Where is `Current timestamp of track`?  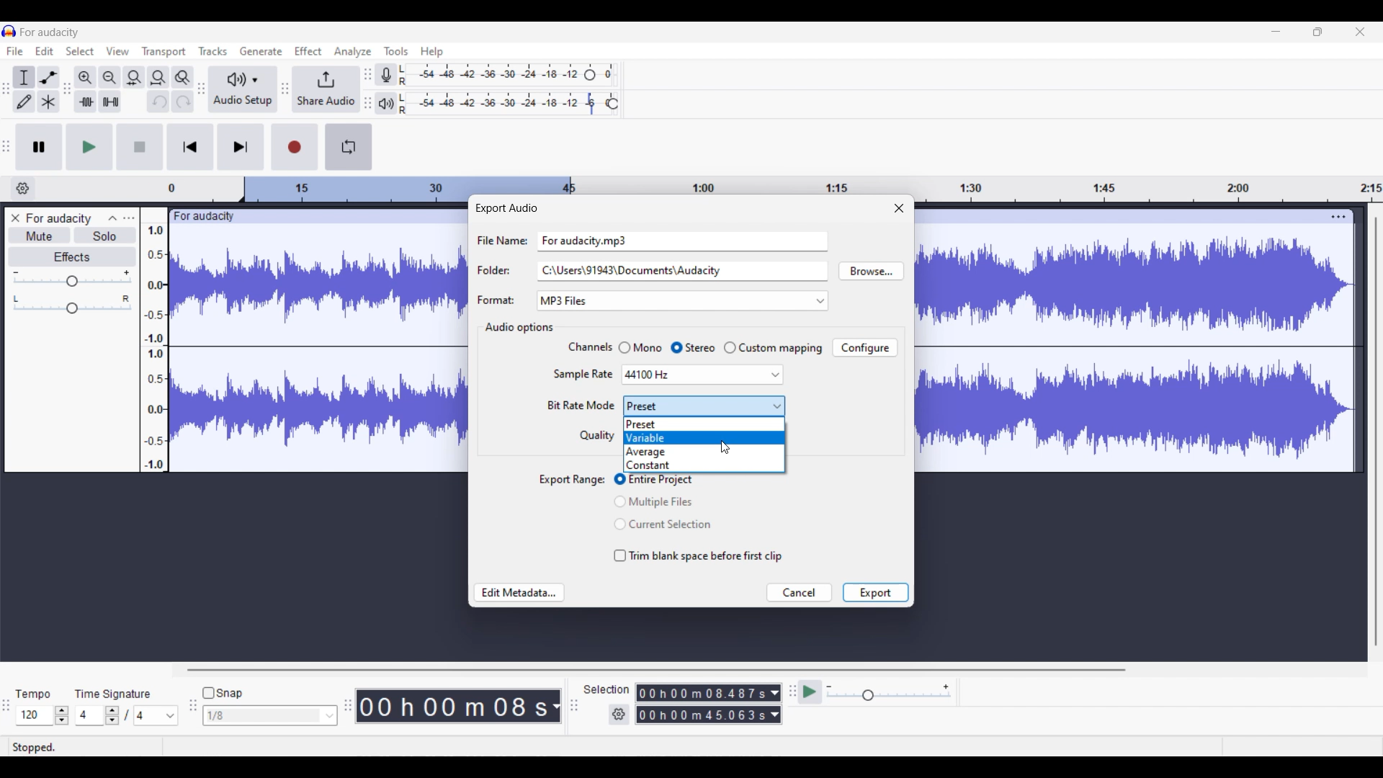
Current timestamp of track is located at coordinates (449, 706).